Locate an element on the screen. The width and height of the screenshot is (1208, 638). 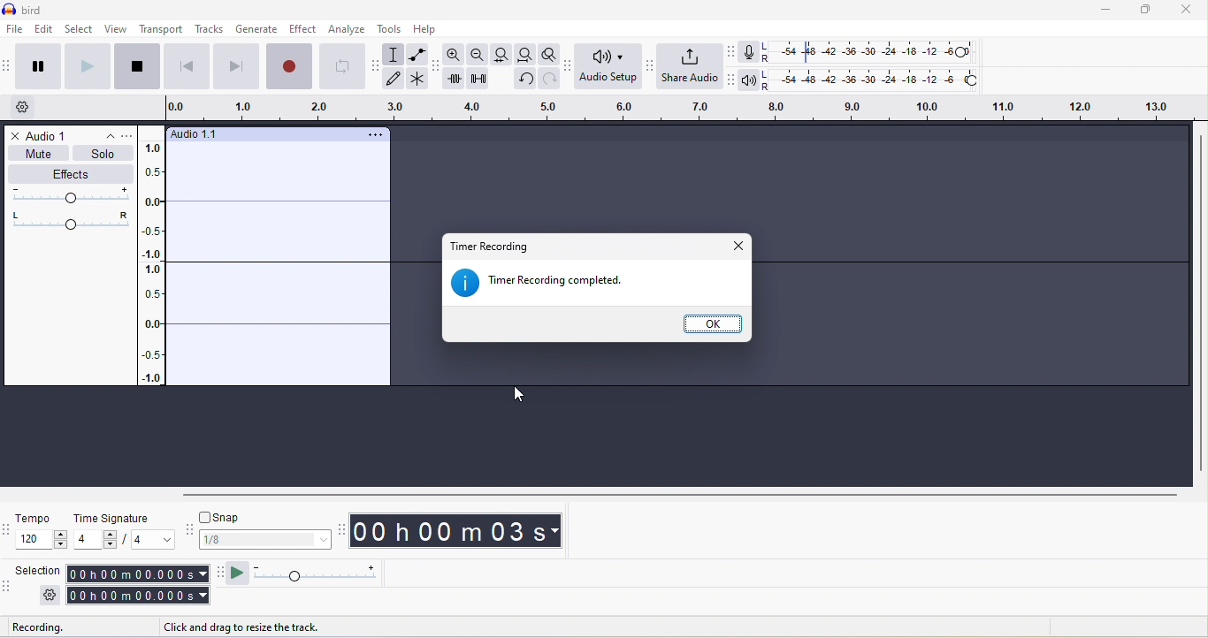
audacity play back meter toolbar is located at coordinates (728, 82).